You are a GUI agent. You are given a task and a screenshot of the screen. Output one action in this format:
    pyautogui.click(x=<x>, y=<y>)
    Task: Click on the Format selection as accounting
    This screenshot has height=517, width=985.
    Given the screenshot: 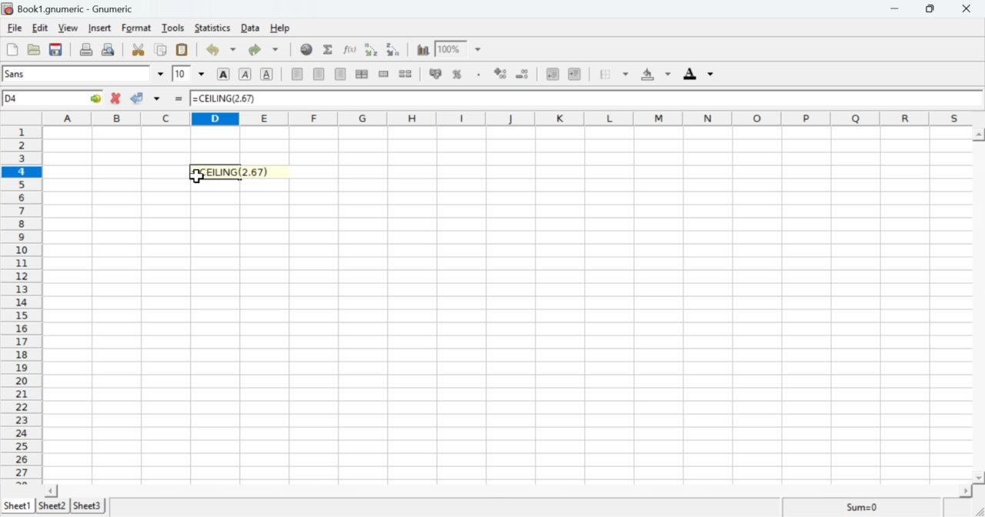 What is the action you would take?
    pyautogui.click(x=435, y=74)
    